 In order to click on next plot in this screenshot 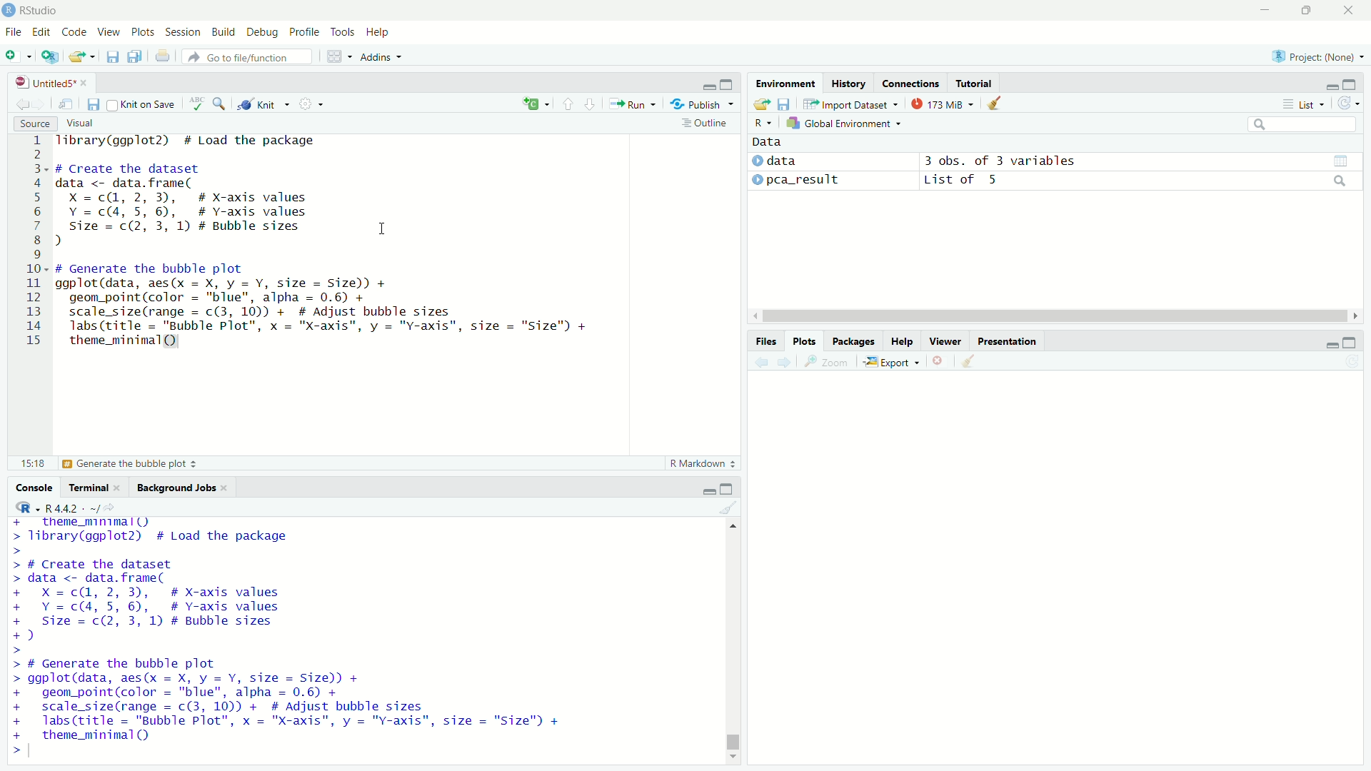, I will do `click(786, 362)`.